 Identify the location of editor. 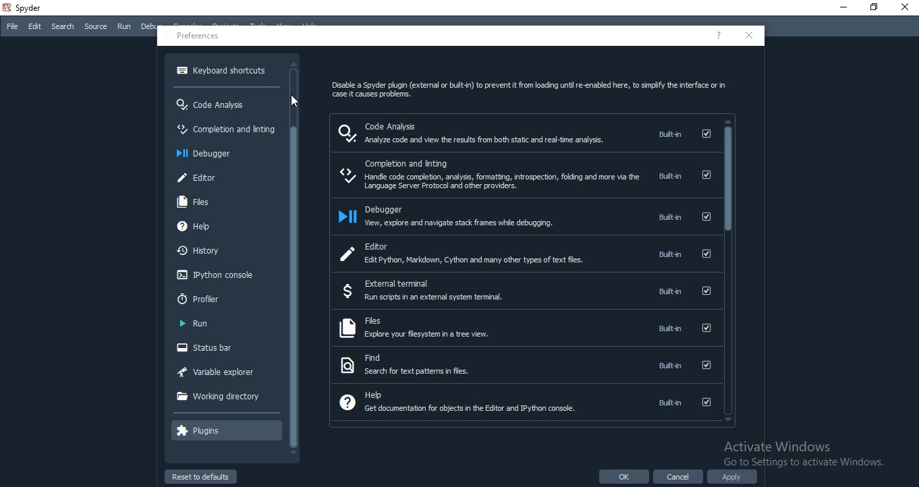
(225, 177).